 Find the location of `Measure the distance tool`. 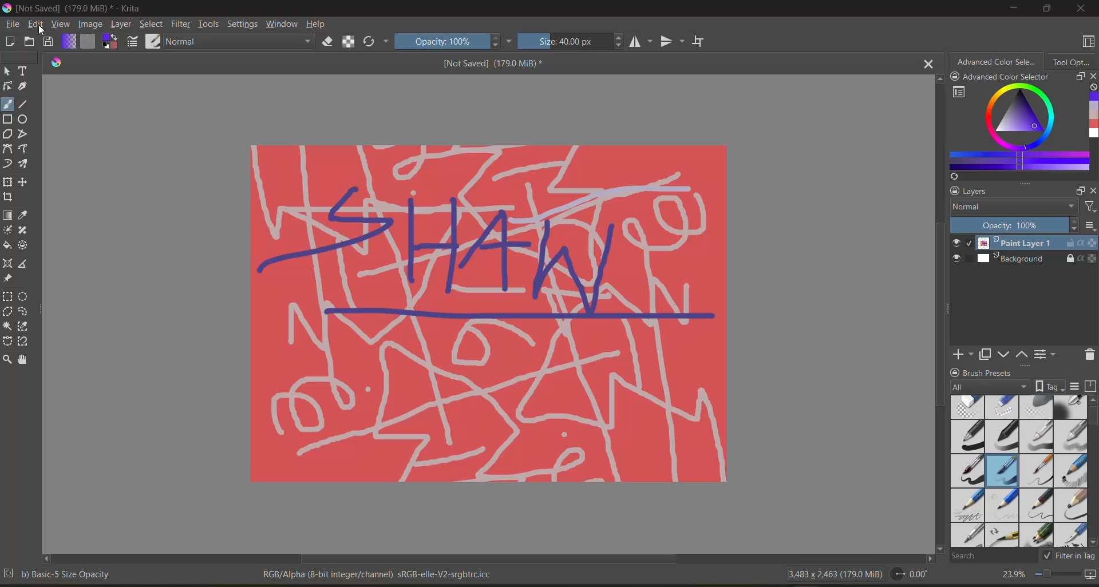

Measure the distance tool is located at coordinates (24, 263).